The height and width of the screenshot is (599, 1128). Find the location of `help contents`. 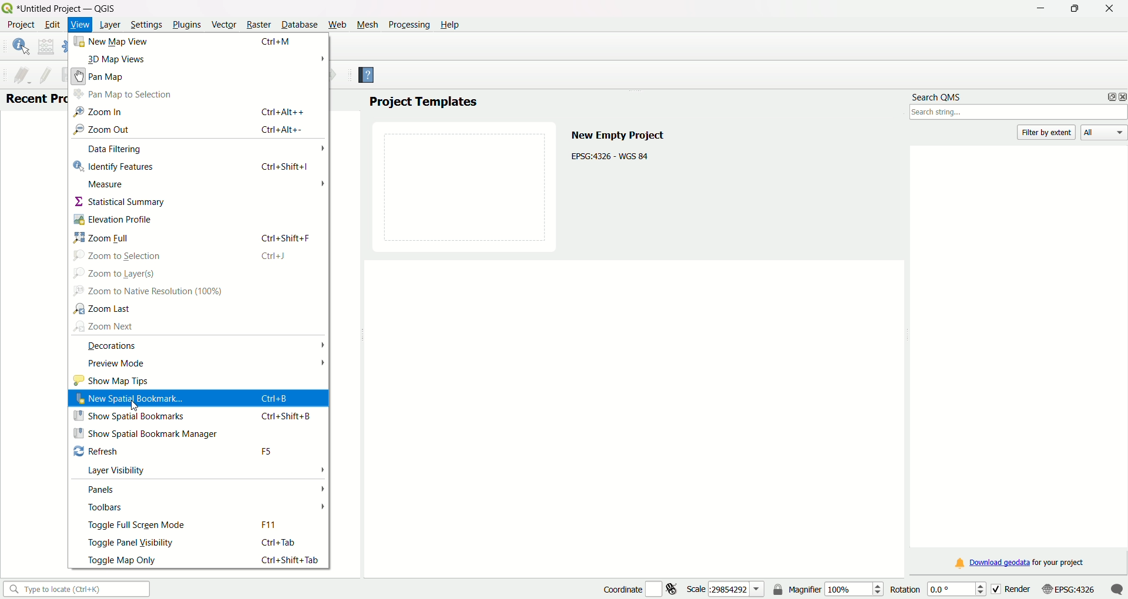

help contents is located at coordinates (367, 76).